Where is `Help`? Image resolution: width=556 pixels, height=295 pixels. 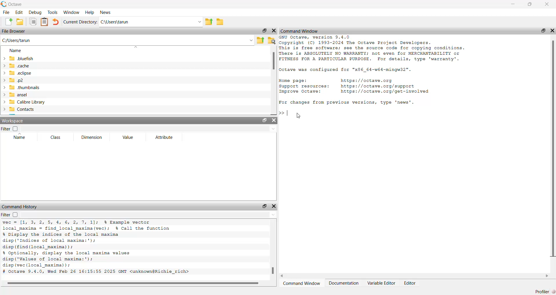
Help is located at coordinates (90, 12).